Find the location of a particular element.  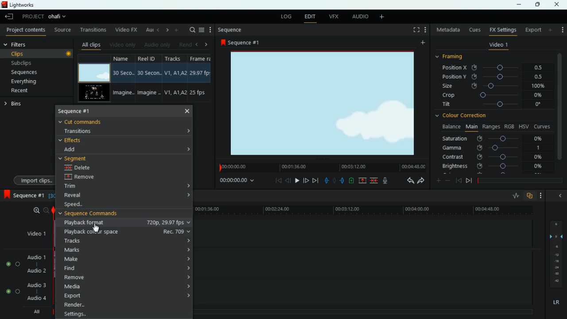

layers is located at coordinates (555, 255).